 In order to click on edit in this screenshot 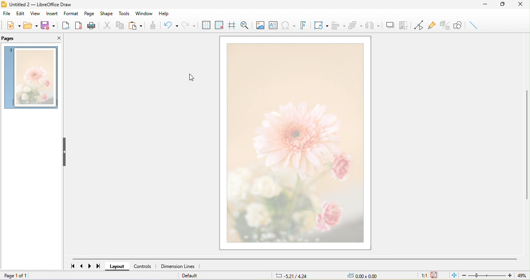, I will do `click(21, 13)`.